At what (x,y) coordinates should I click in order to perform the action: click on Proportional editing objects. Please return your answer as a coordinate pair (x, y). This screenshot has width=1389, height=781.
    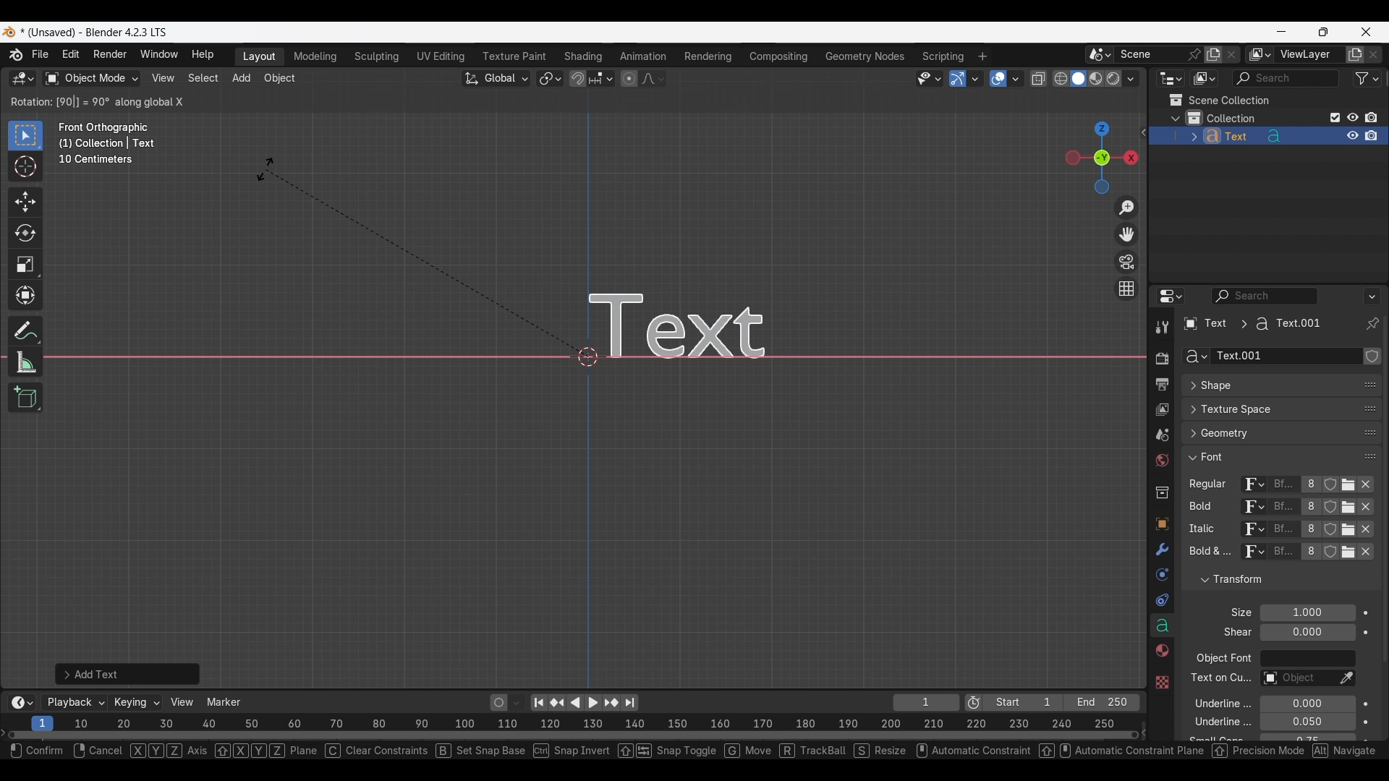
    Looking at the image, I should click on (629, 78).